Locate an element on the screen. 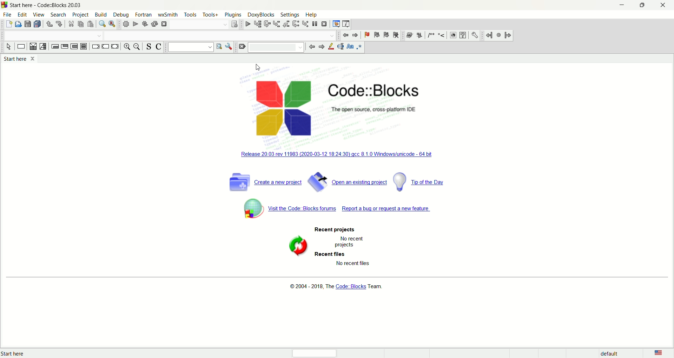  match case is located at coordinates (351, 46).